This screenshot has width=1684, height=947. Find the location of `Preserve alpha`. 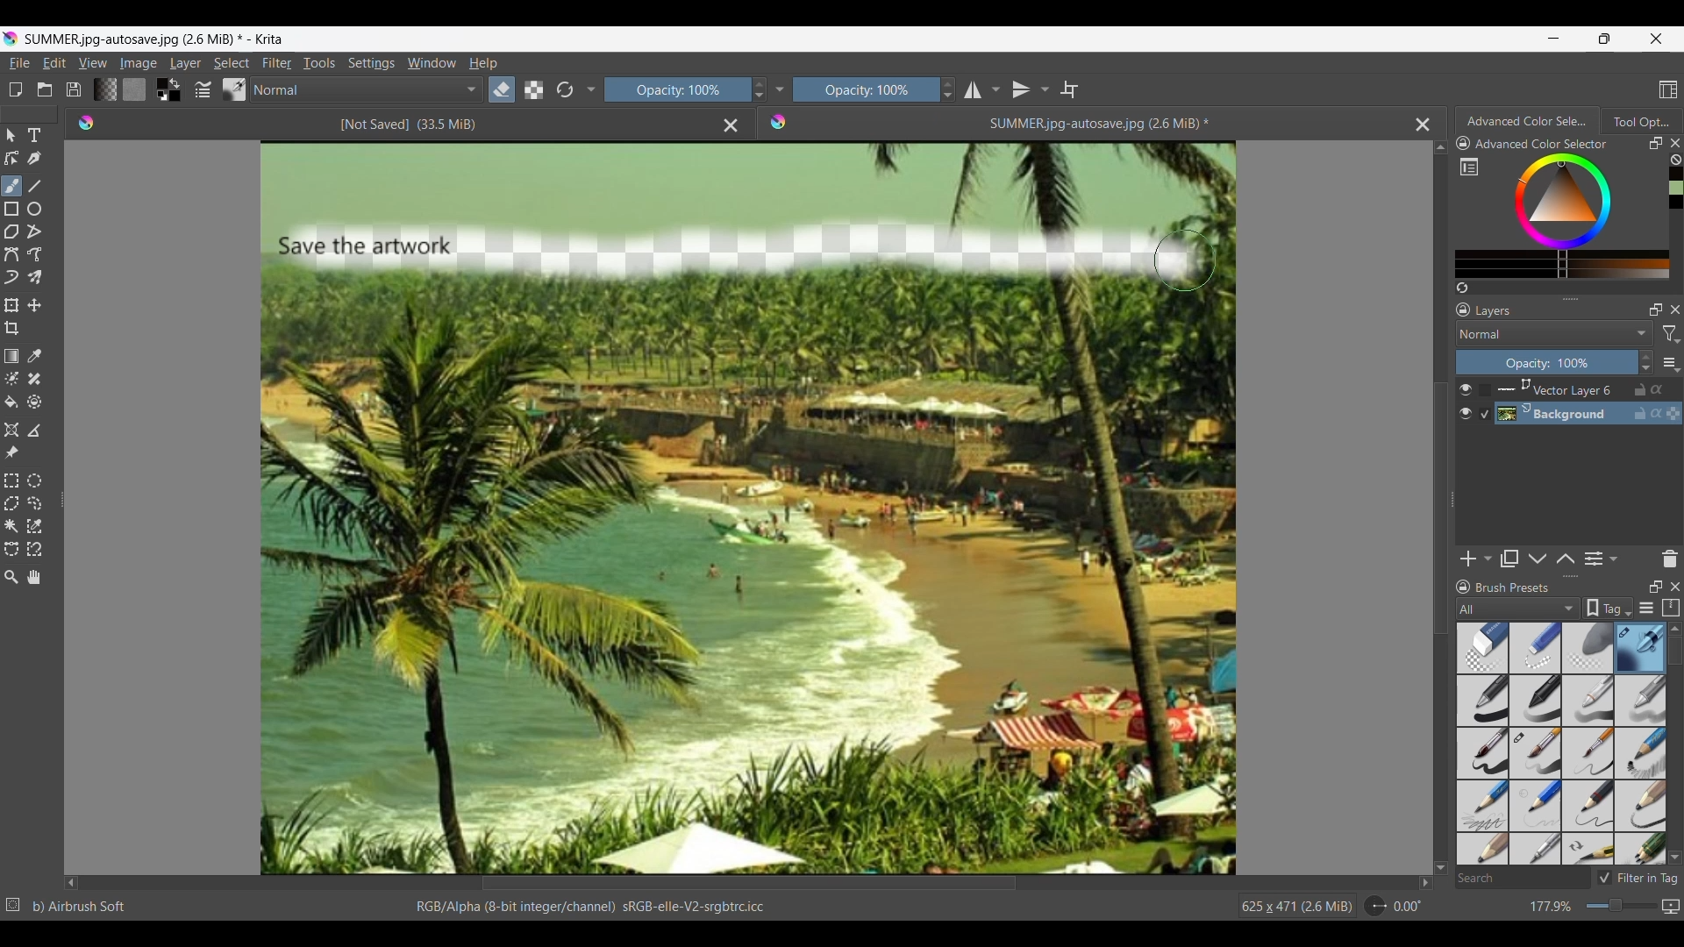

Preserve alpha is located at coordinates (534, 89).